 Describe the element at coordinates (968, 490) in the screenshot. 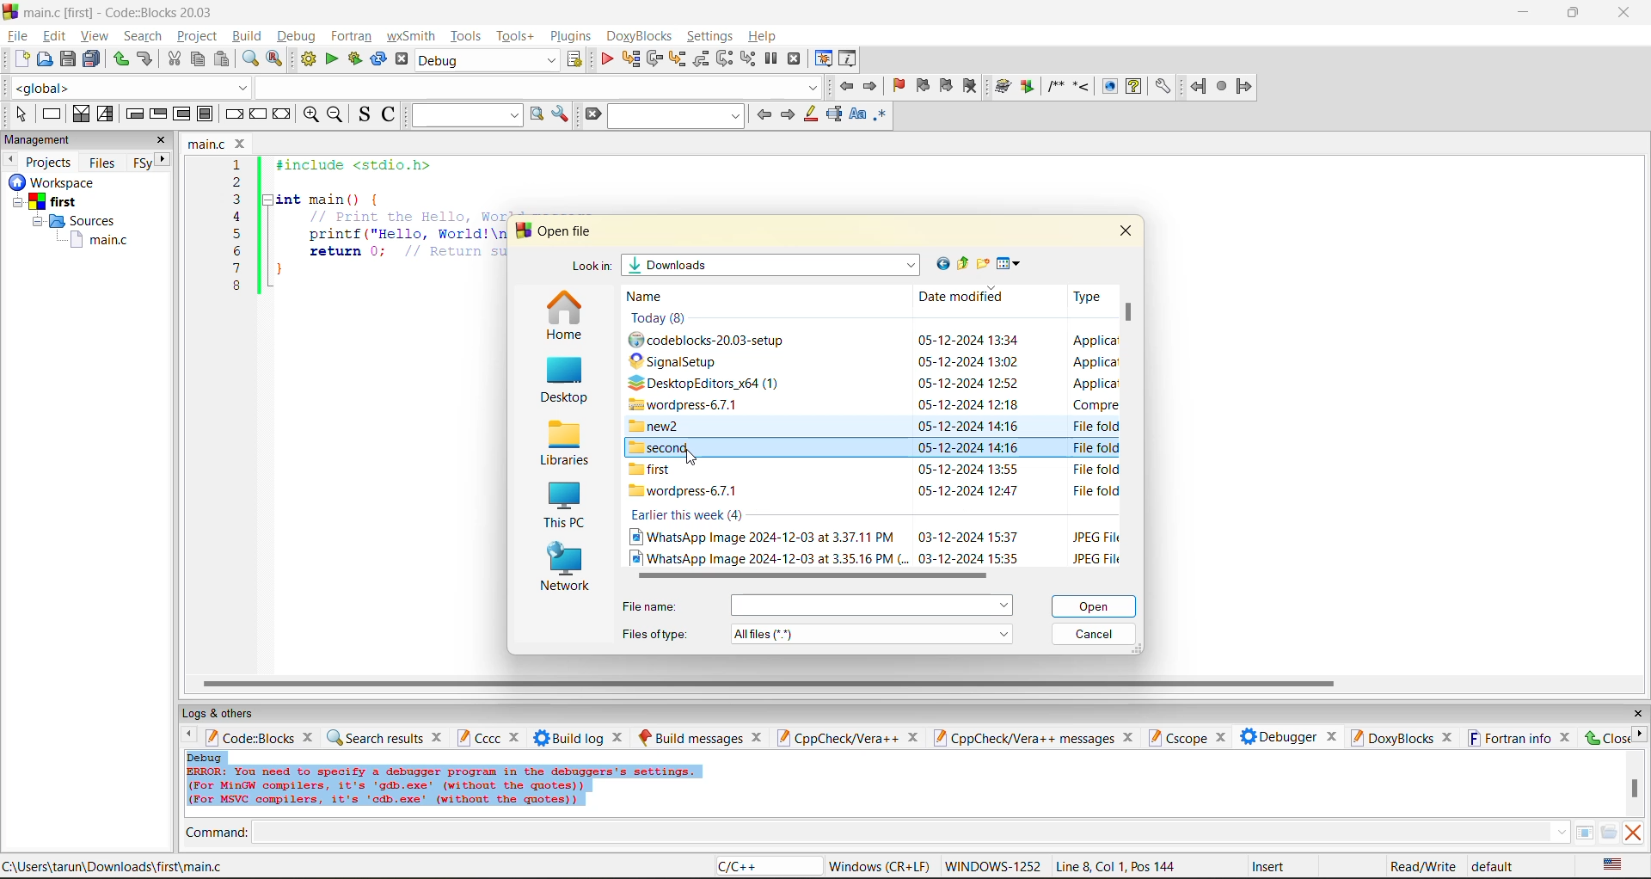

I see `date and time` at that location.